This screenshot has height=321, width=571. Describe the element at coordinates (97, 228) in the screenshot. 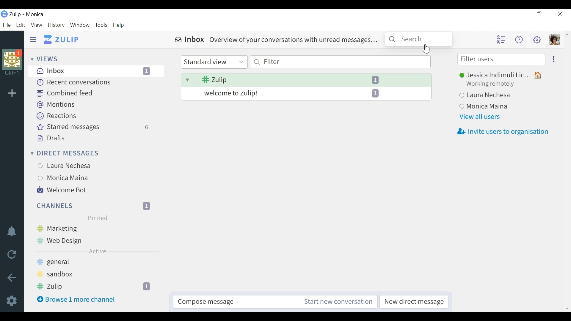

I see `Marketing` at that location.